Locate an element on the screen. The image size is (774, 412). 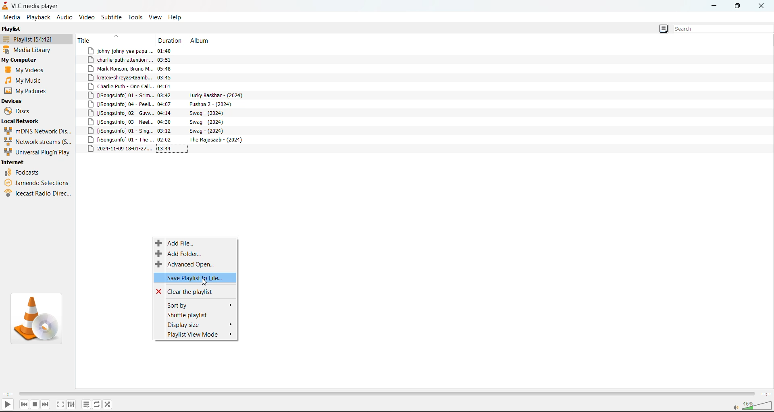
devices is located at coordinates (15, 102).